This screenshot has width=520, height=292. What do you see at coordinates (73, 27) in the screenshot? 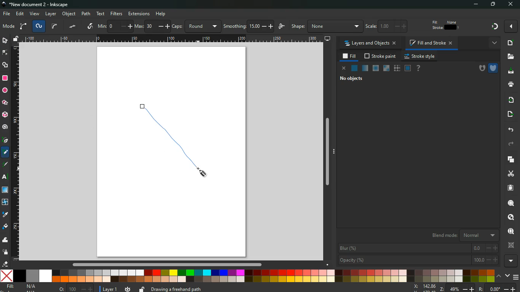
I see `dots` at bounding box center [73, 27].